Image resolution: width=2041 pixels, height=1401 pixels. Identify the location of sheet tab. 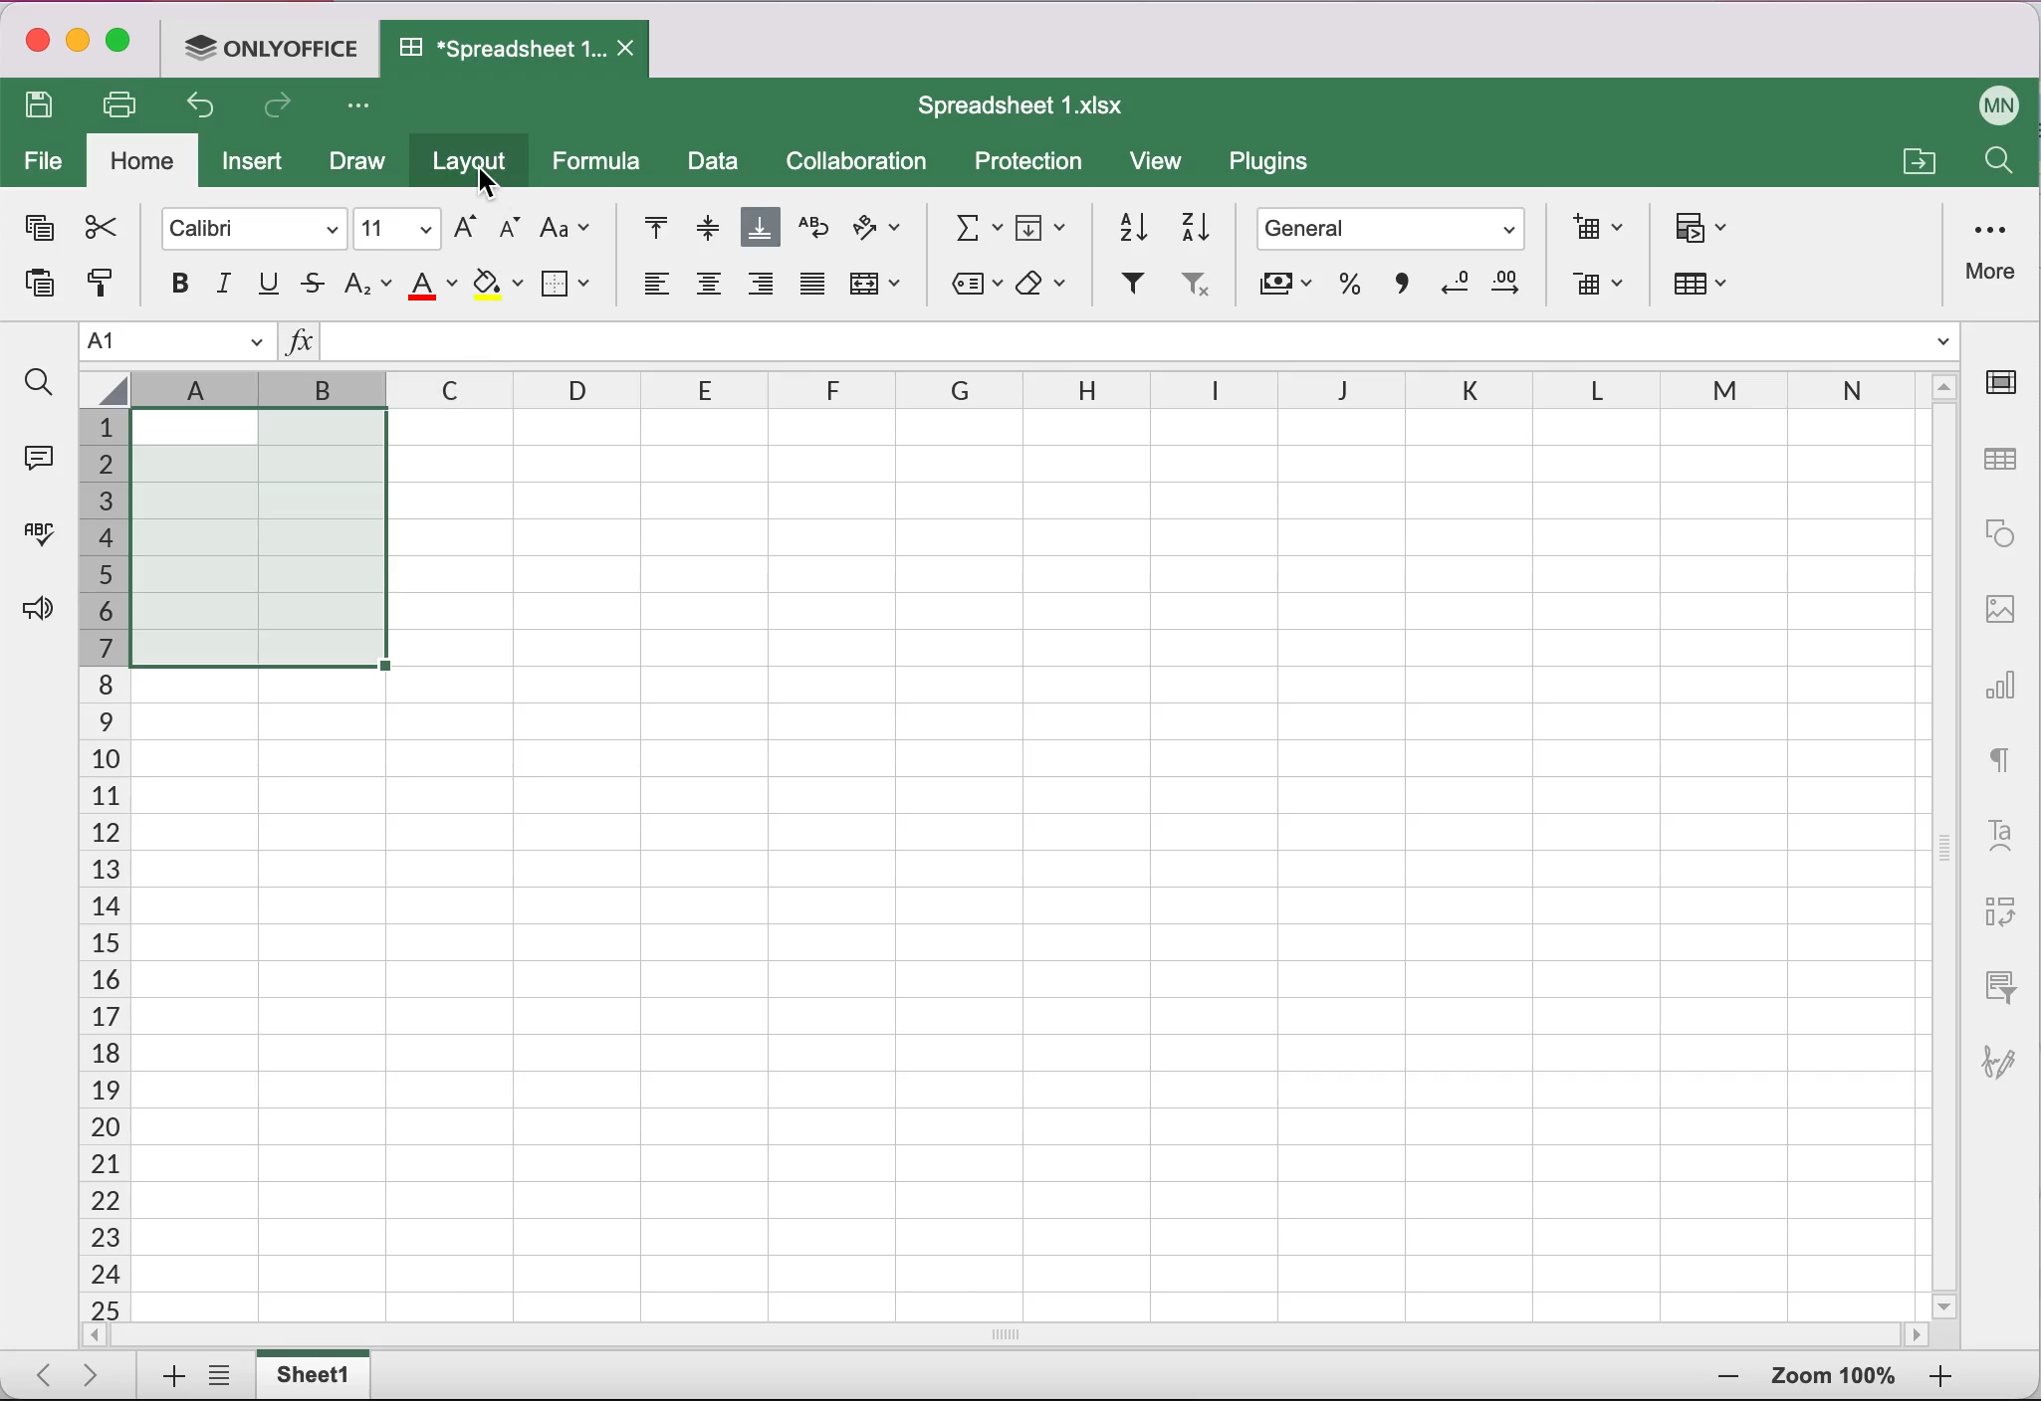
(318, 1374).